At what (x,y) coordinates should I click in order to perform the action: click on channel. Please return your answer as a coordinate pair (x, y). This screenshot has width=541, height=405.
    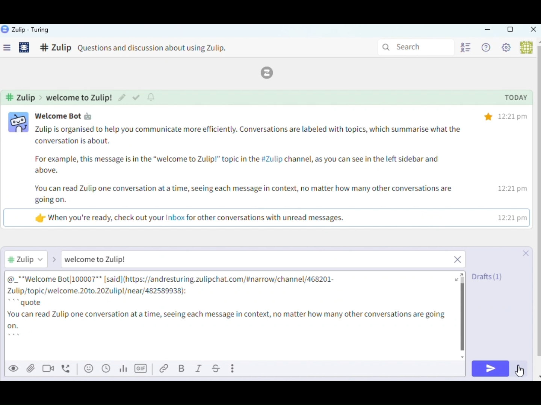
    Looking at the image, I should click on (60, 97).